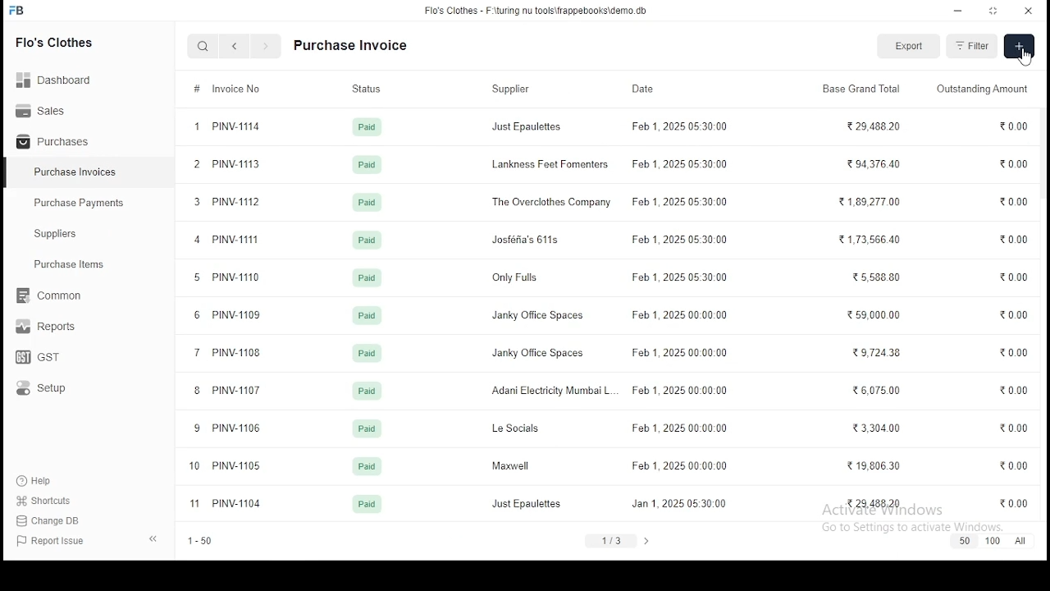 This screenshot has height=591, width=1050. What do you see at coordinates (52, 542) in the screenshot?
I see `report issue` at bounding box center [52, 542].